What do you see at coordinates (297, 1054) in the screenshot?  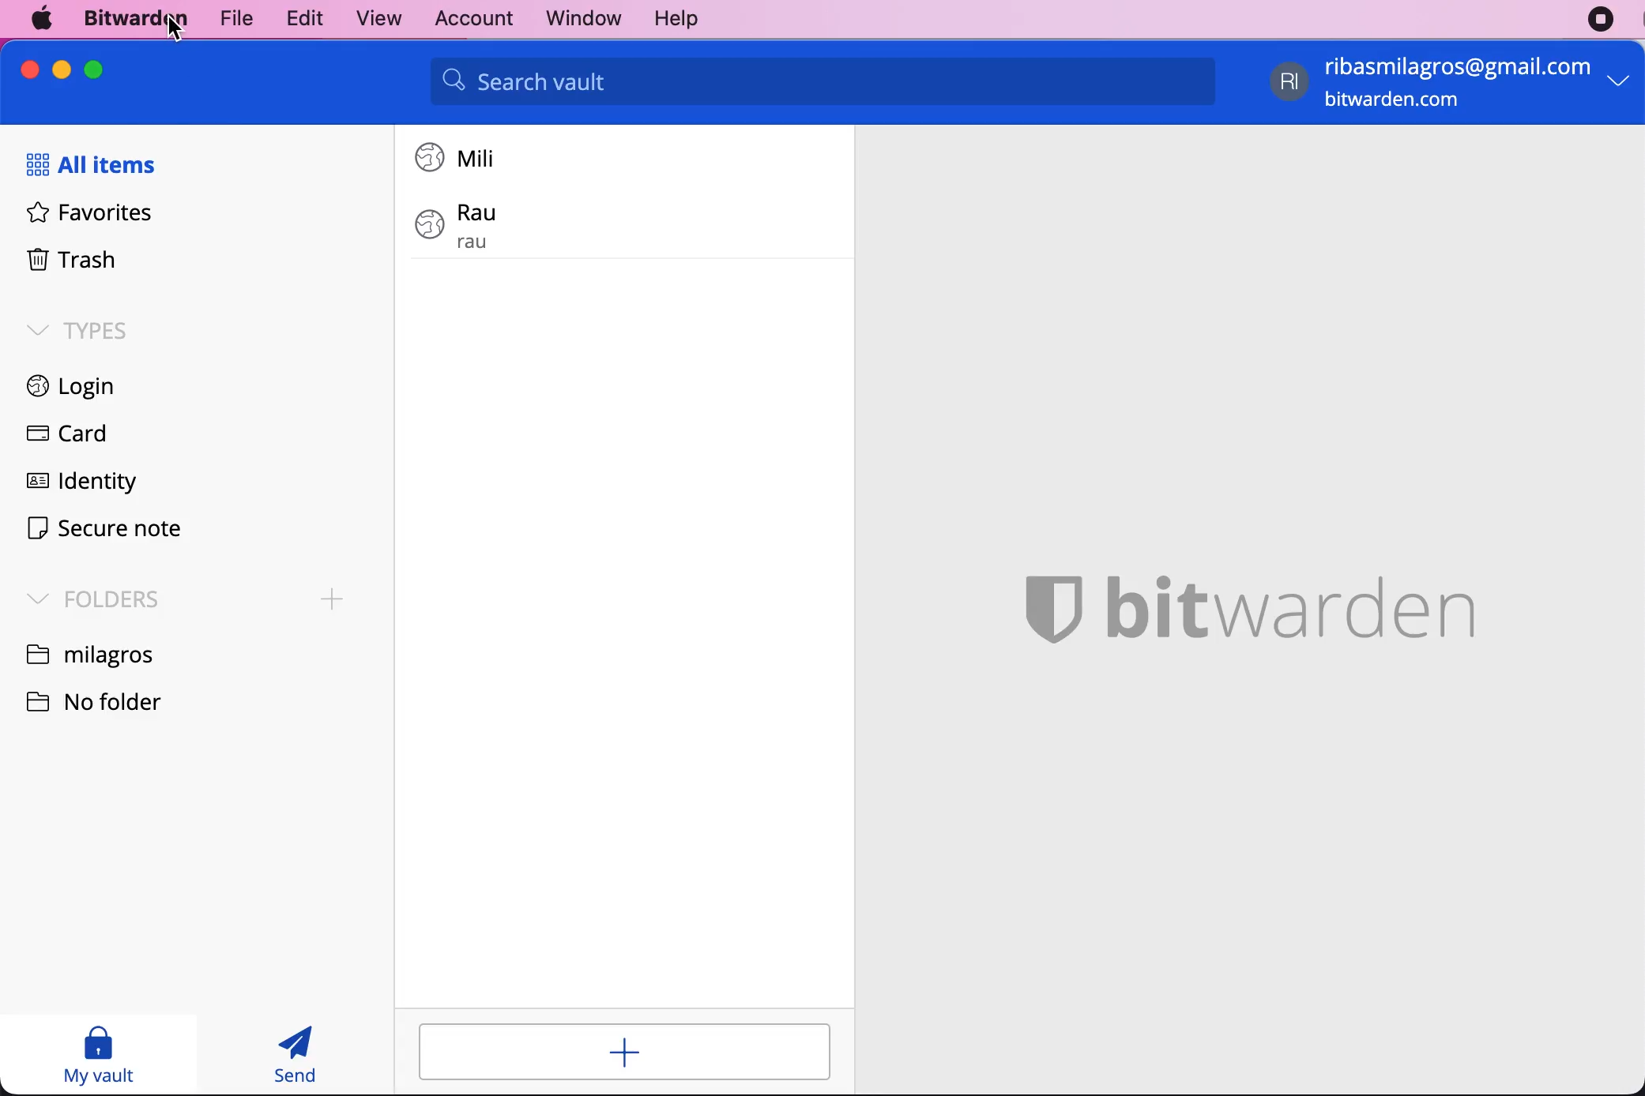 I see `send` at bounding box center [297, 1054].